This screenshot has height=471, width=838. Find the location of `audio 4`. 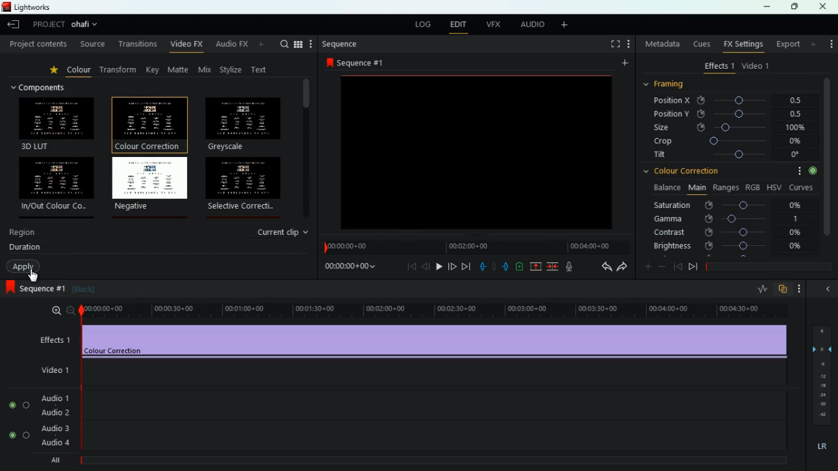

audio 4 is located at coordinates (55, 440).